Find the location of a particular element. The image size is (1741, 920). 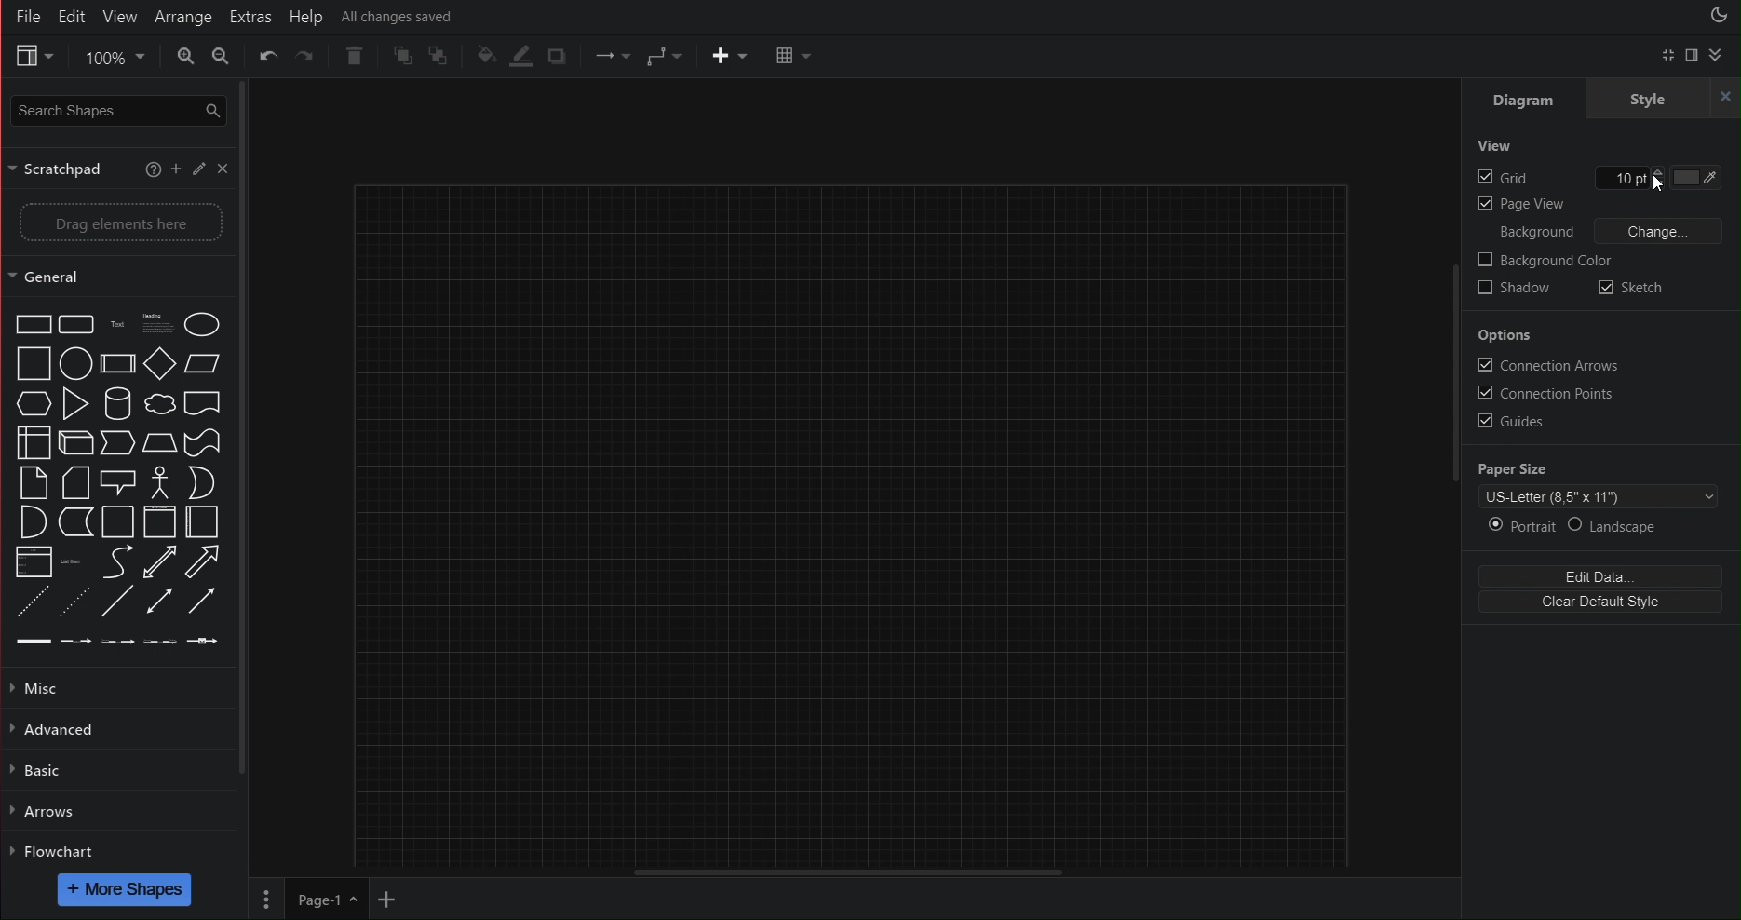

Zoom Out is located at coordinates (223, 59).